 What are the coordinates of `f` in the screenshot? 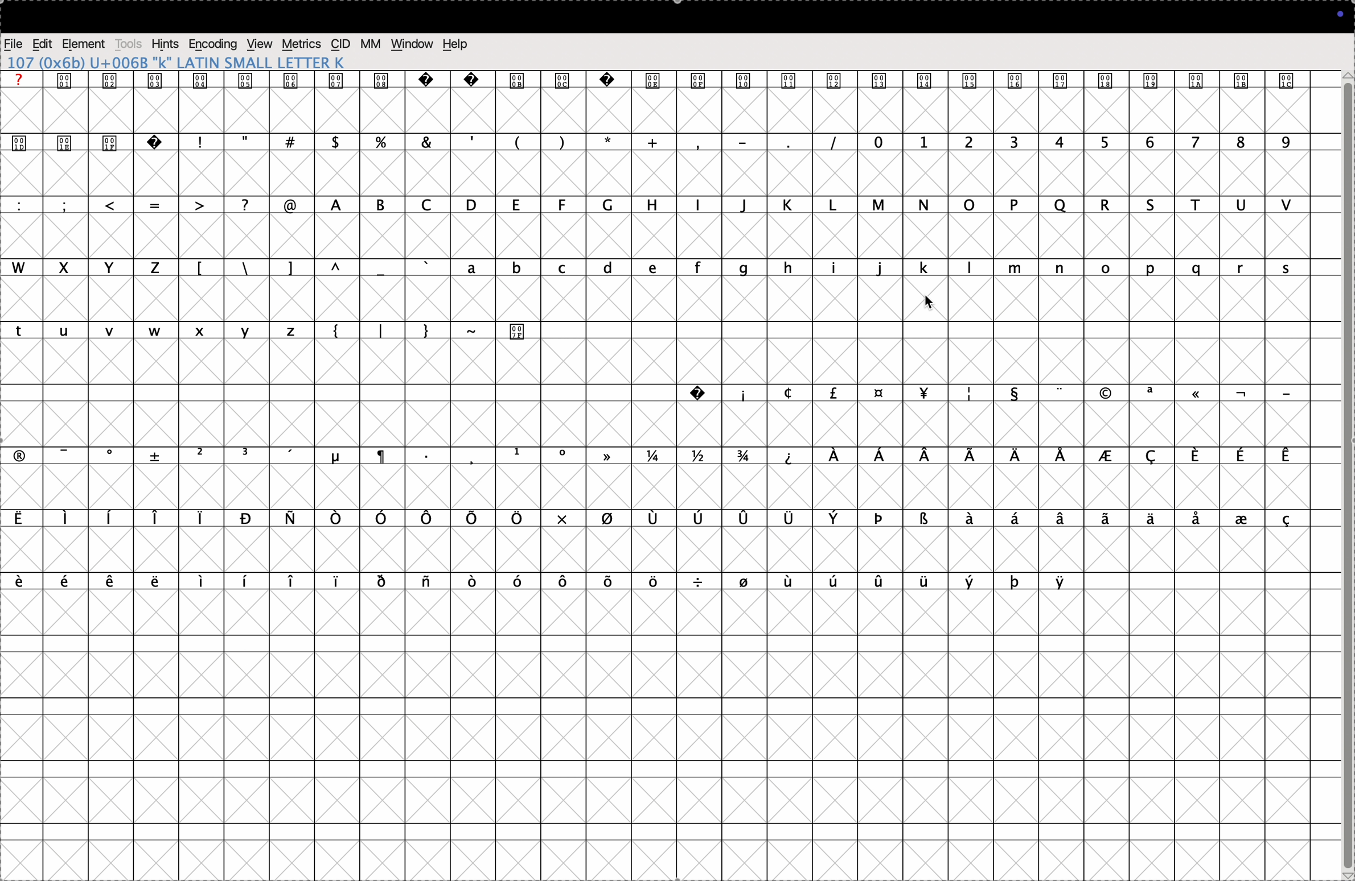 It's located at (698, 268).